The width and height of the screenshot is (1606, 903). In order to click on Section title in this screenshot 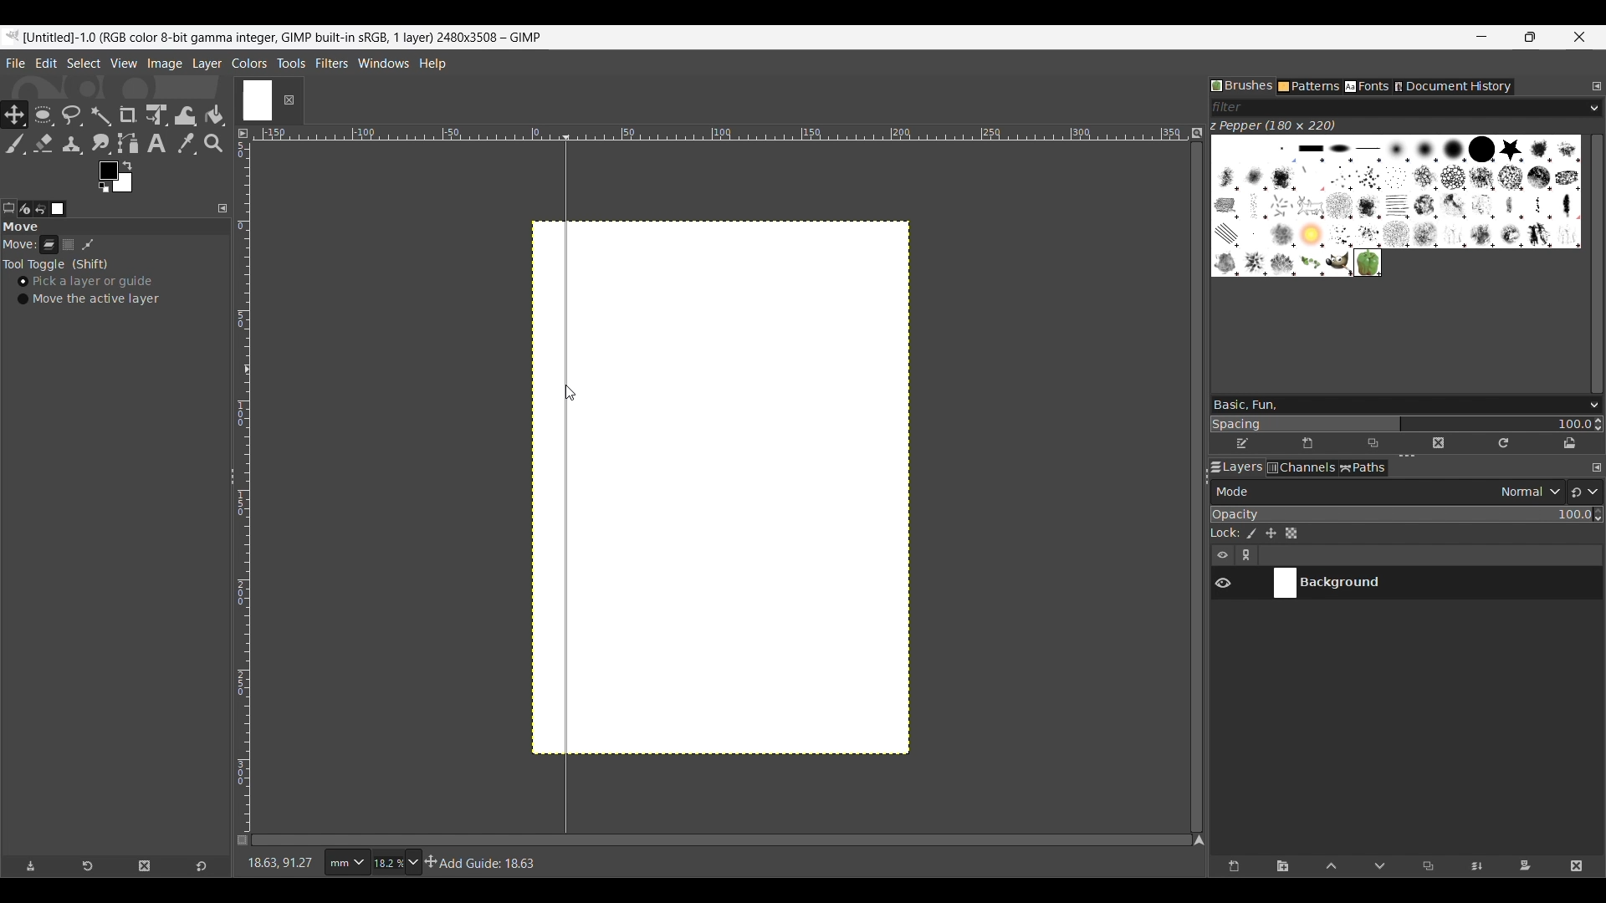, I will do `click(113, 230)`.